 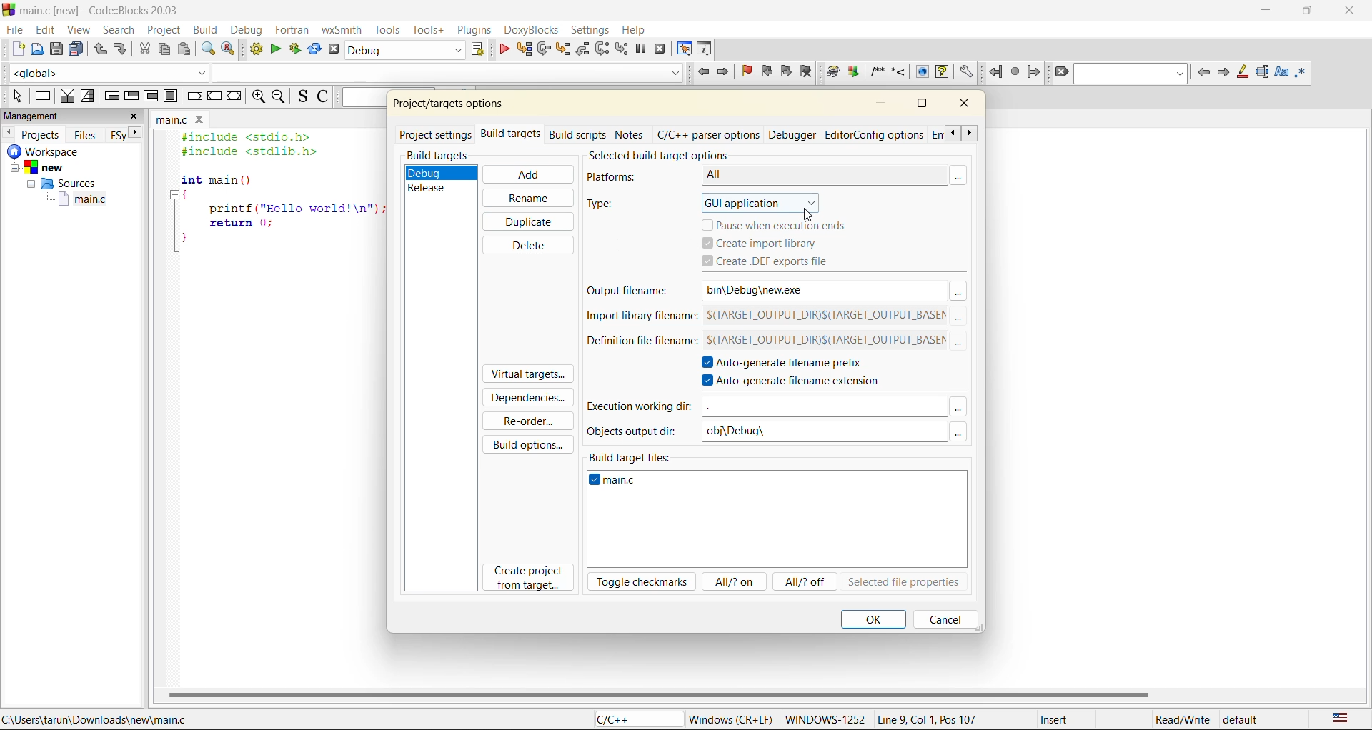 What do you see at coordinates (145, 49) in the screenshot?
I see `cut` at bounding box center [145, 49].